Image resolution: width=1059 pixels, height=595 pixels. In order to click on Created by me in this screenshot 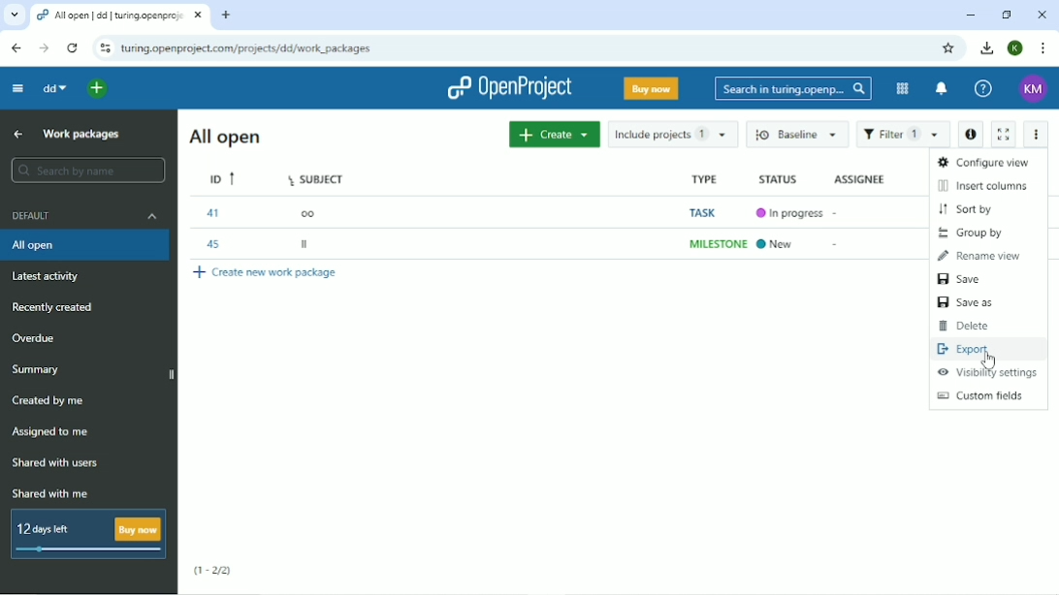, I will do `click(49, 401)`.